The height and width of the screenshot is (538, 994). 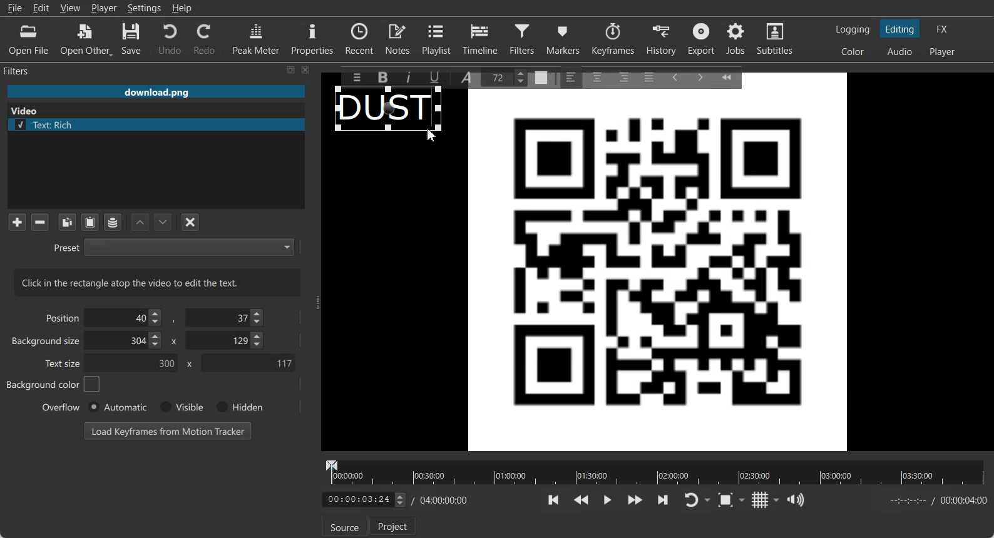 What do you see at coordinates (70, 8) in the screenshot?
I see `View` at bounding box center [70, 8].